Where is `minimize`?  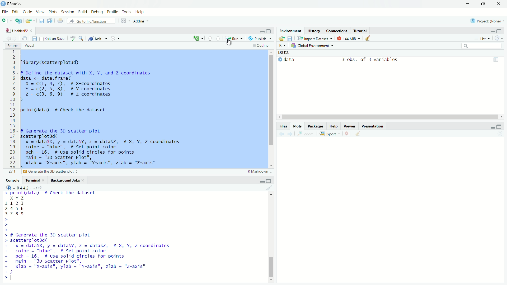
minimize is located at coordinates (491, 126).